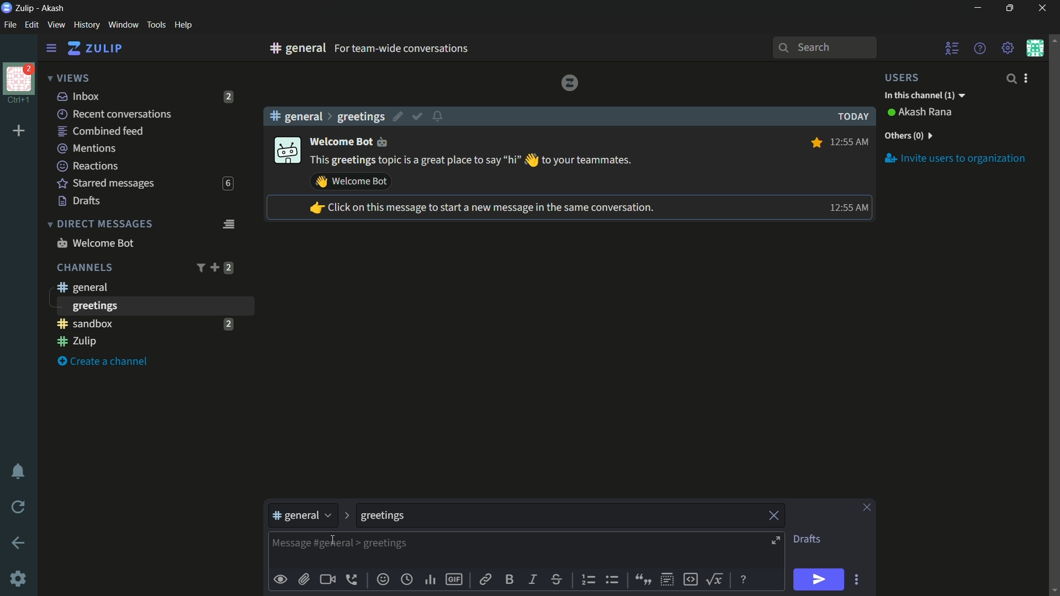  I want to click on settings, so click(19, 580).